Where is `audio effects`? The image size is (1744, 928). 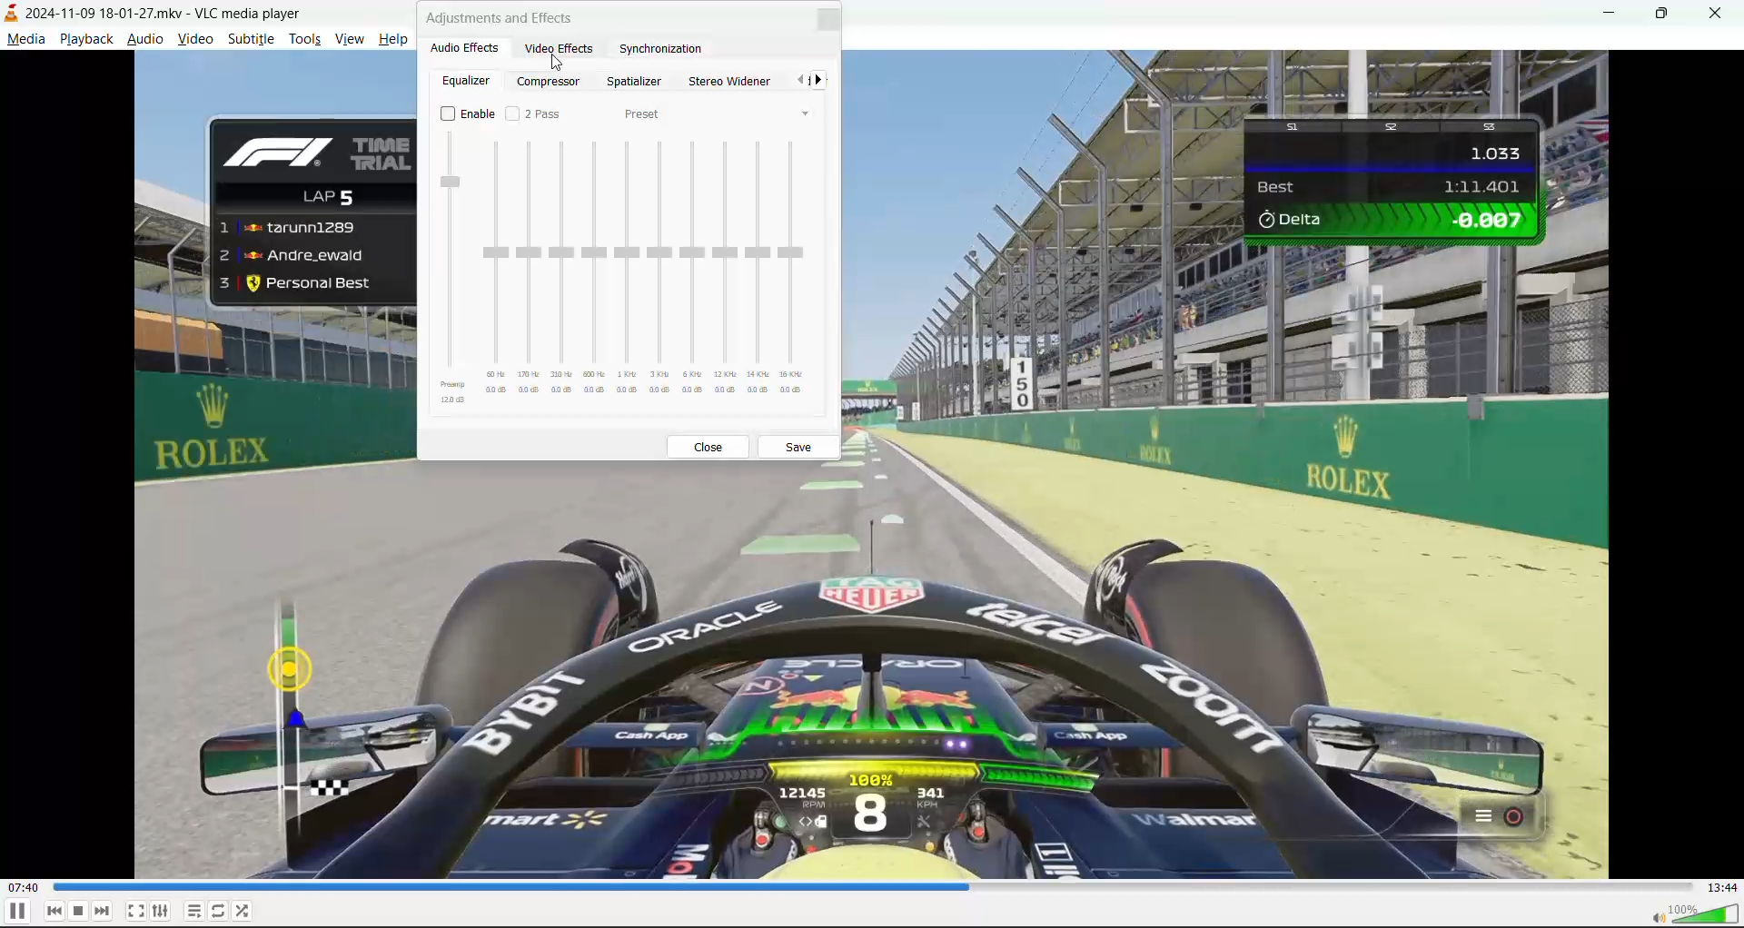 audio effects is located at coordinates (465, 47).